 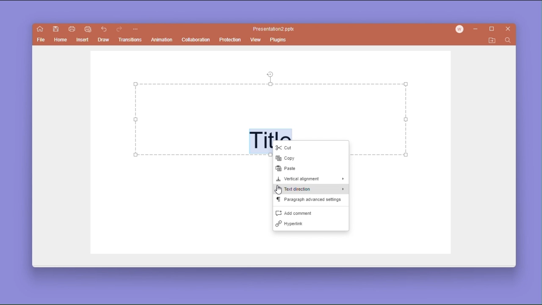 I want to click on draw, so click(x=104, y=40).